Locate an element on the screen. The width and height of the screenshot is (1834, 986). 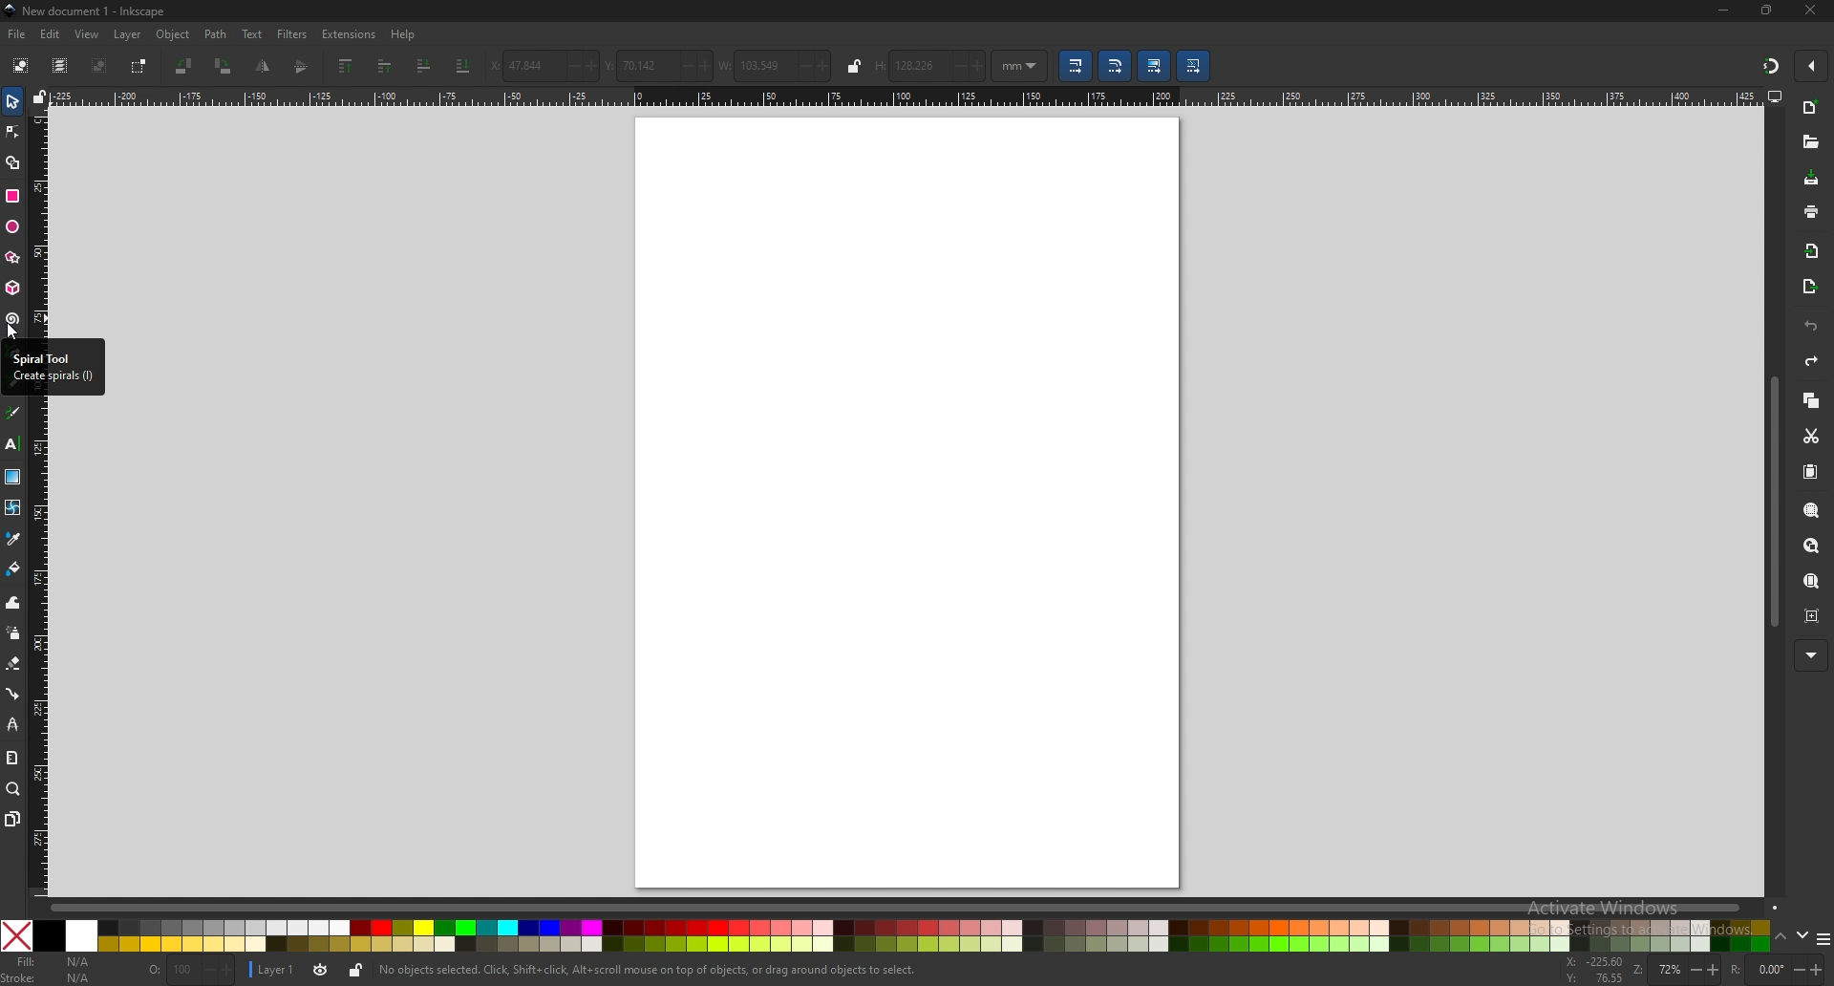
tweak is located at coordinates (12, 604).